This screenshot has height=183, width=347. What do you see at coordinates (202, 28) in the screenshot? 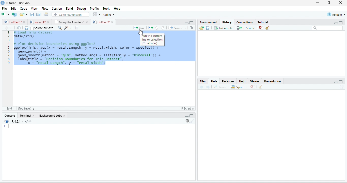
I see `open folder` at bounding box center [202, 28].